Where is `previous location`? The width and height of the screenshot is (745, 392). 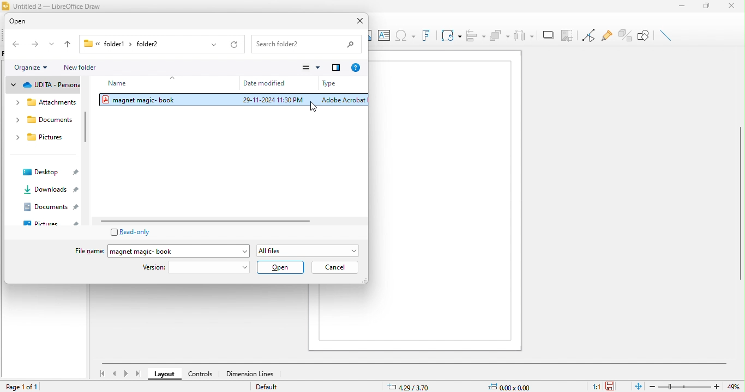 previous location is located at coordinates (211, 45).